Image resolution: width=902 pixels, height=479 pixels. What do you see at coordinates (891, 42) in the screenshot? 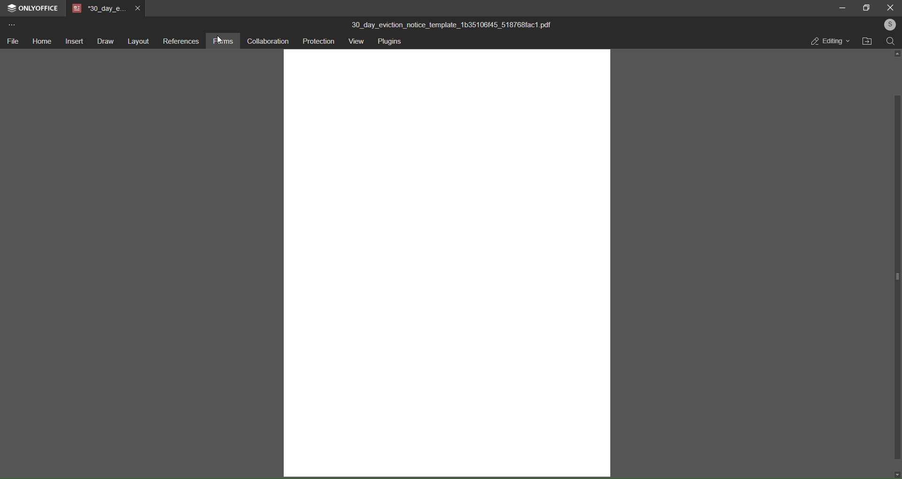
I see `search` at bounding box center [891, 42].